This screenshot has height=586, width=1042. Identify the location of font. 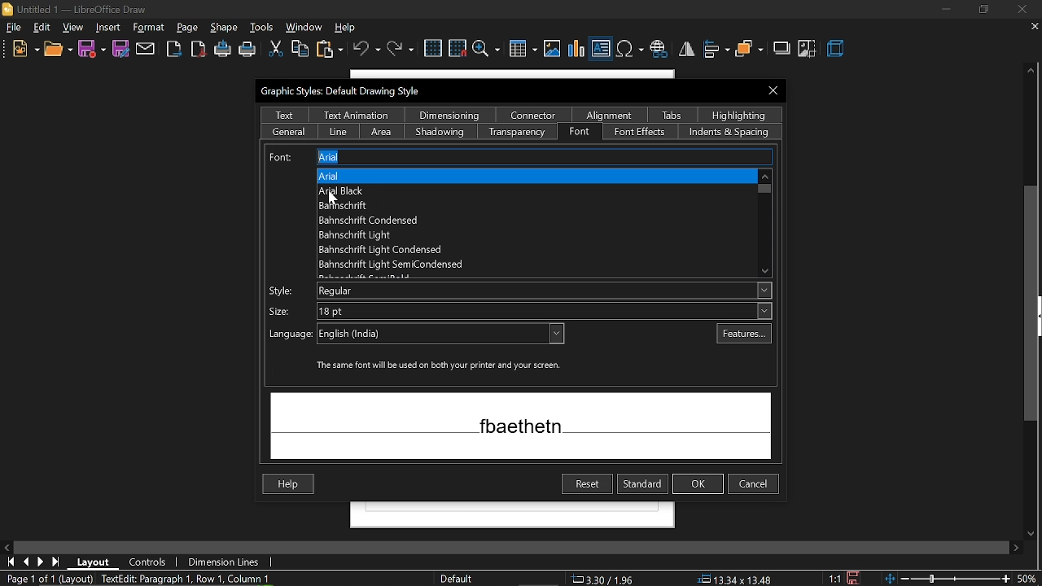
(580, 133).